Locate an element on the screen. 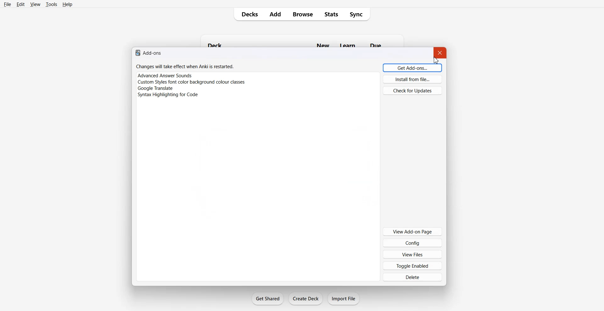 The height and width of the screenshot is (311, 604). Import File is located at coordinates (344, 298).